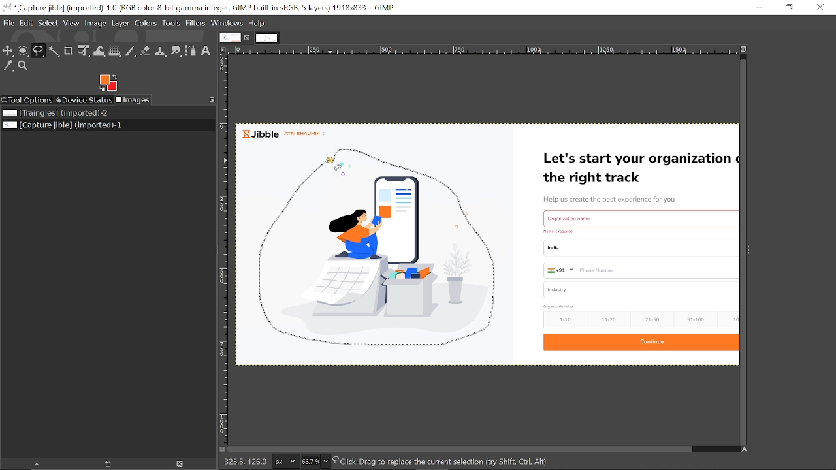  What do you see at coordinates (758, 7) in the screenshot?
I see `Minimize` at bounding box center [758, 7].